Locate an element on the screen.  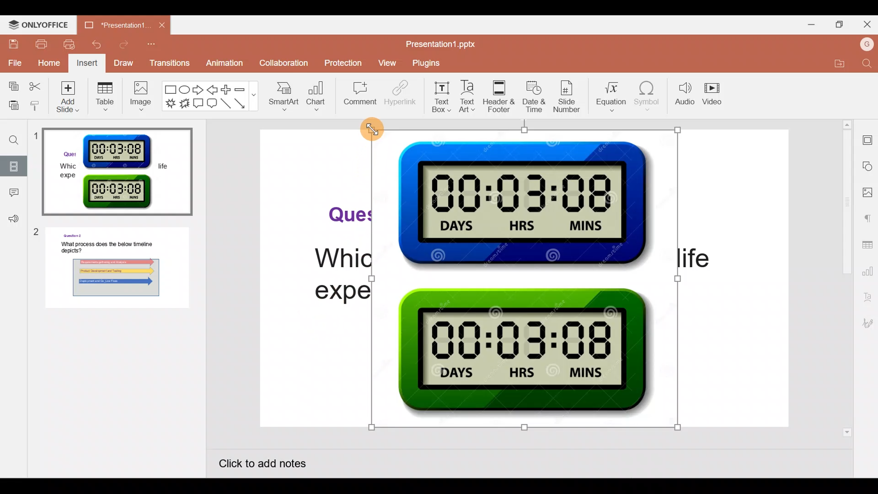
Quick print is located at coordinates (71, 45).